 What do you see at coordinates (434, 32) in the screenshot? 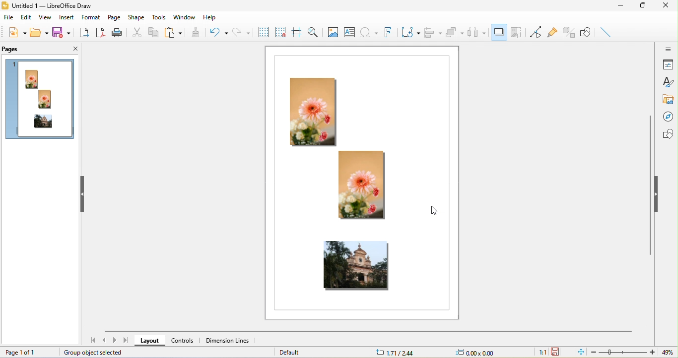
I see `align object` at bounding box center [434, 32].